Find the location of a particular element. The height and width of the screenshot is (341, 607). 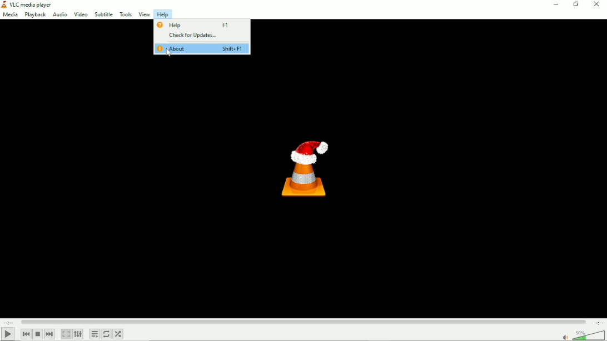

Close is located at coordinates (597, 4).